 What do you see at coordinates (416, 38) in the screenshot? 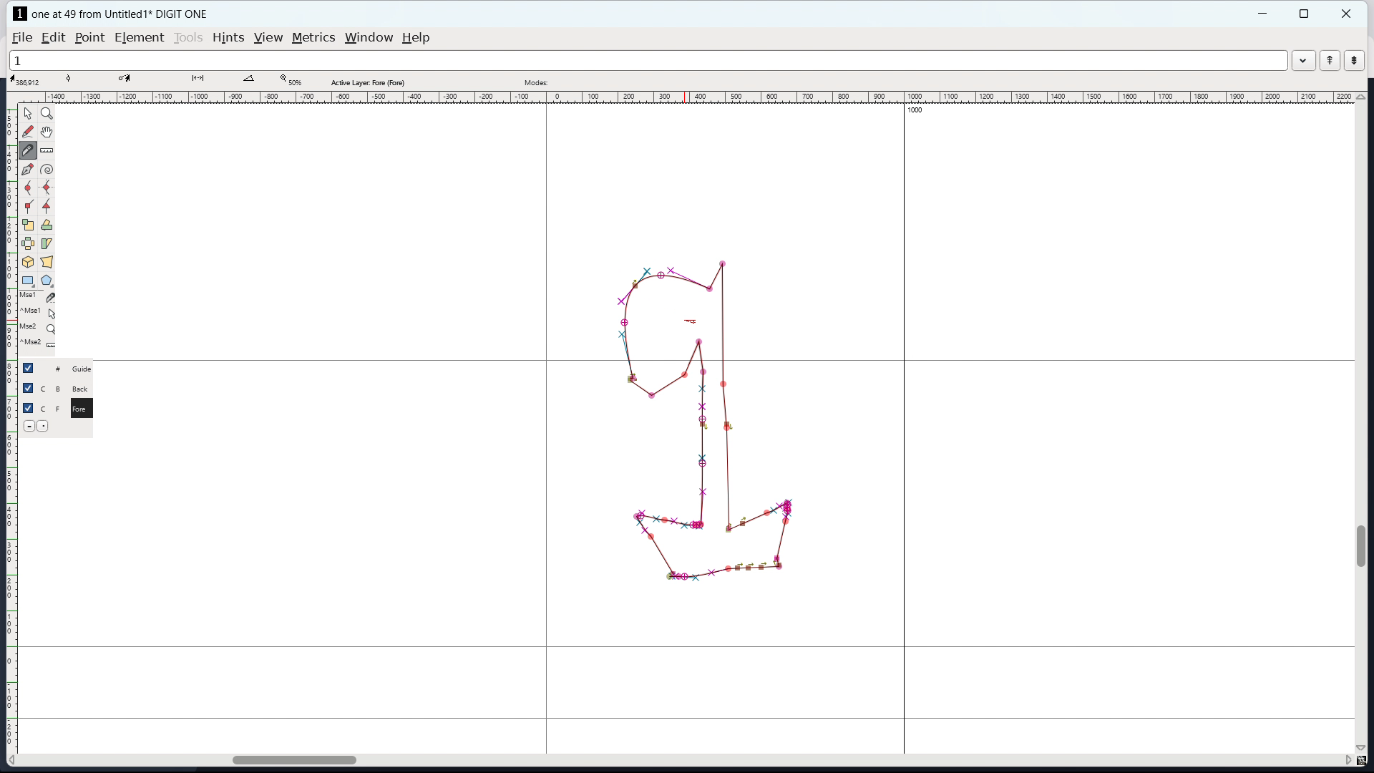
I see `help` at bounding box center [416, 38].